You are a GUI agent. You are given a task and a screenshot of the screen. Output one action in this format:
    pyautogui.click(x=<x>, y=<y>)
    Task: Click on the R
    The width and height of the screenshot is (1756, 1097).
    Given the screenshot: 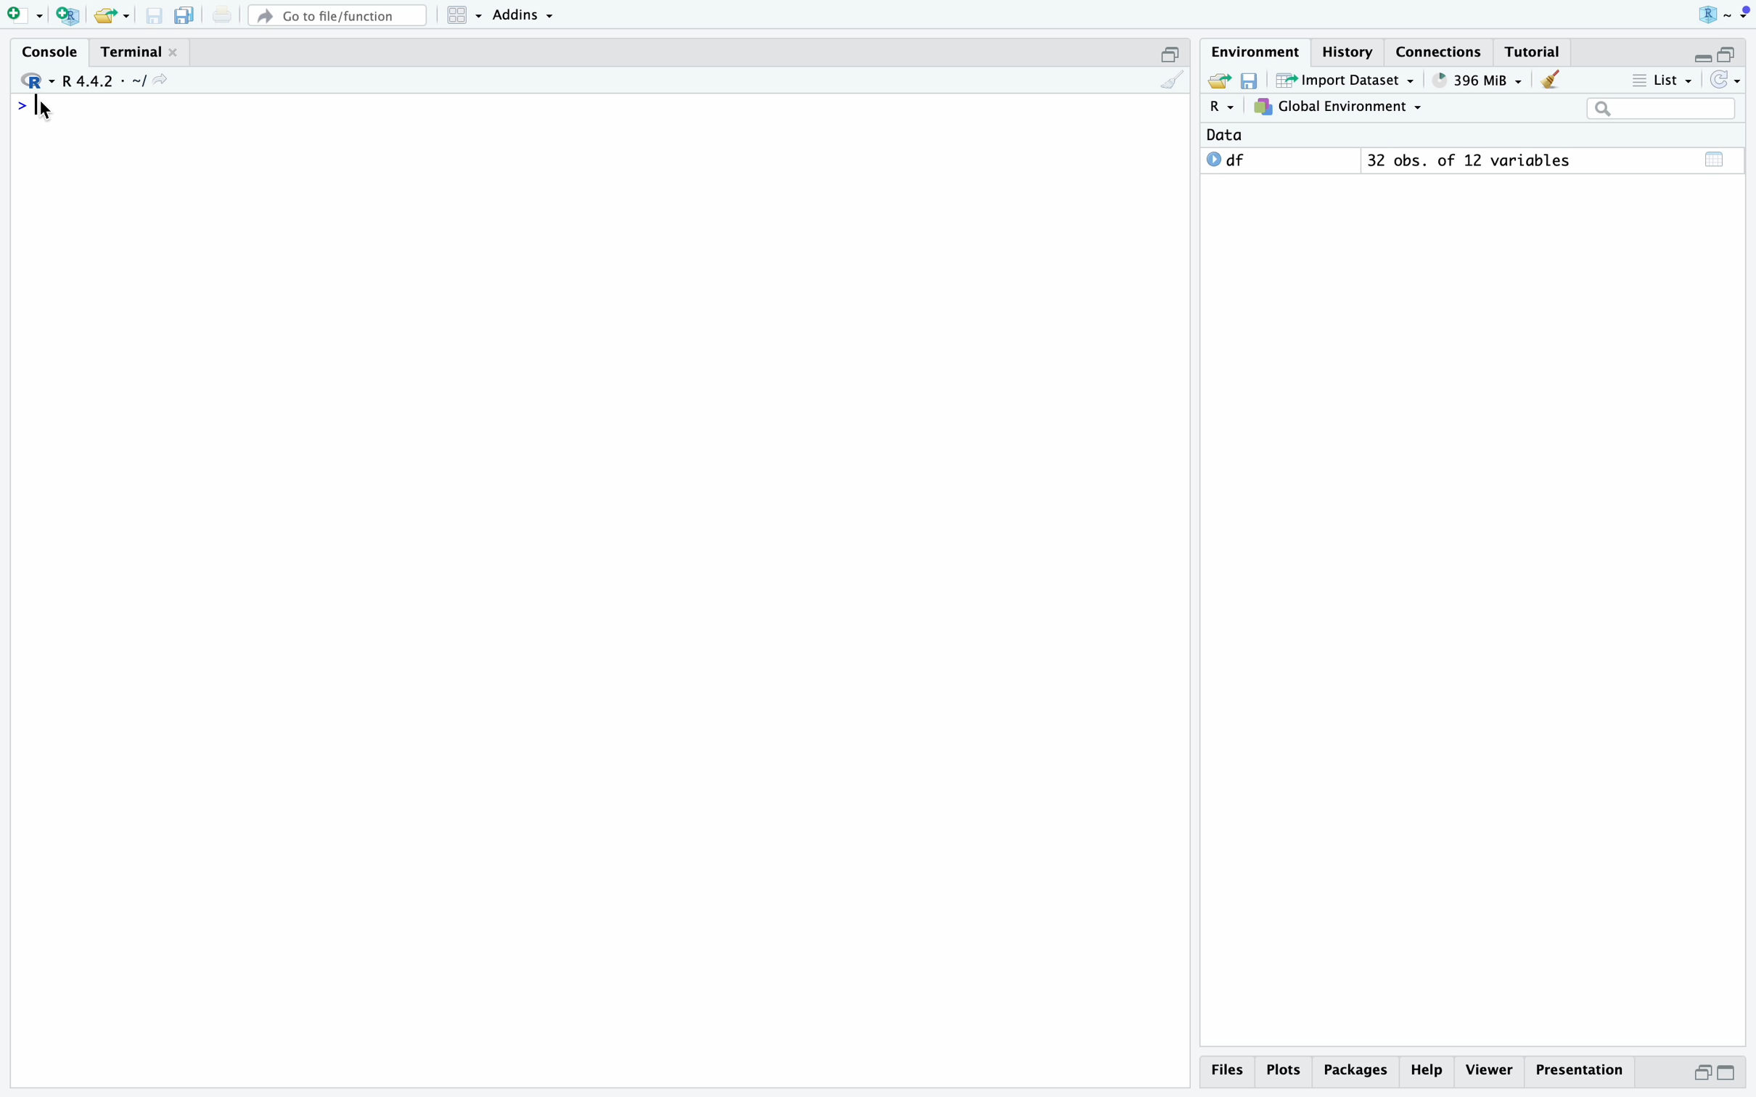 What is the action you would take?
    pyautogui.click(x=36, y=81)
    